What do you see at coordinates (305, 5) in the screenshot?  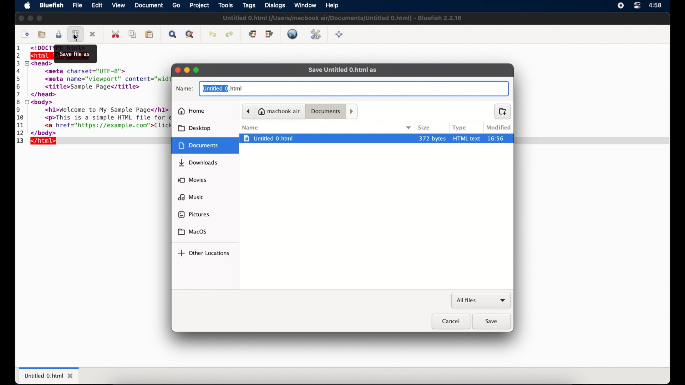 I see `window` at bounding box center [305, 5].